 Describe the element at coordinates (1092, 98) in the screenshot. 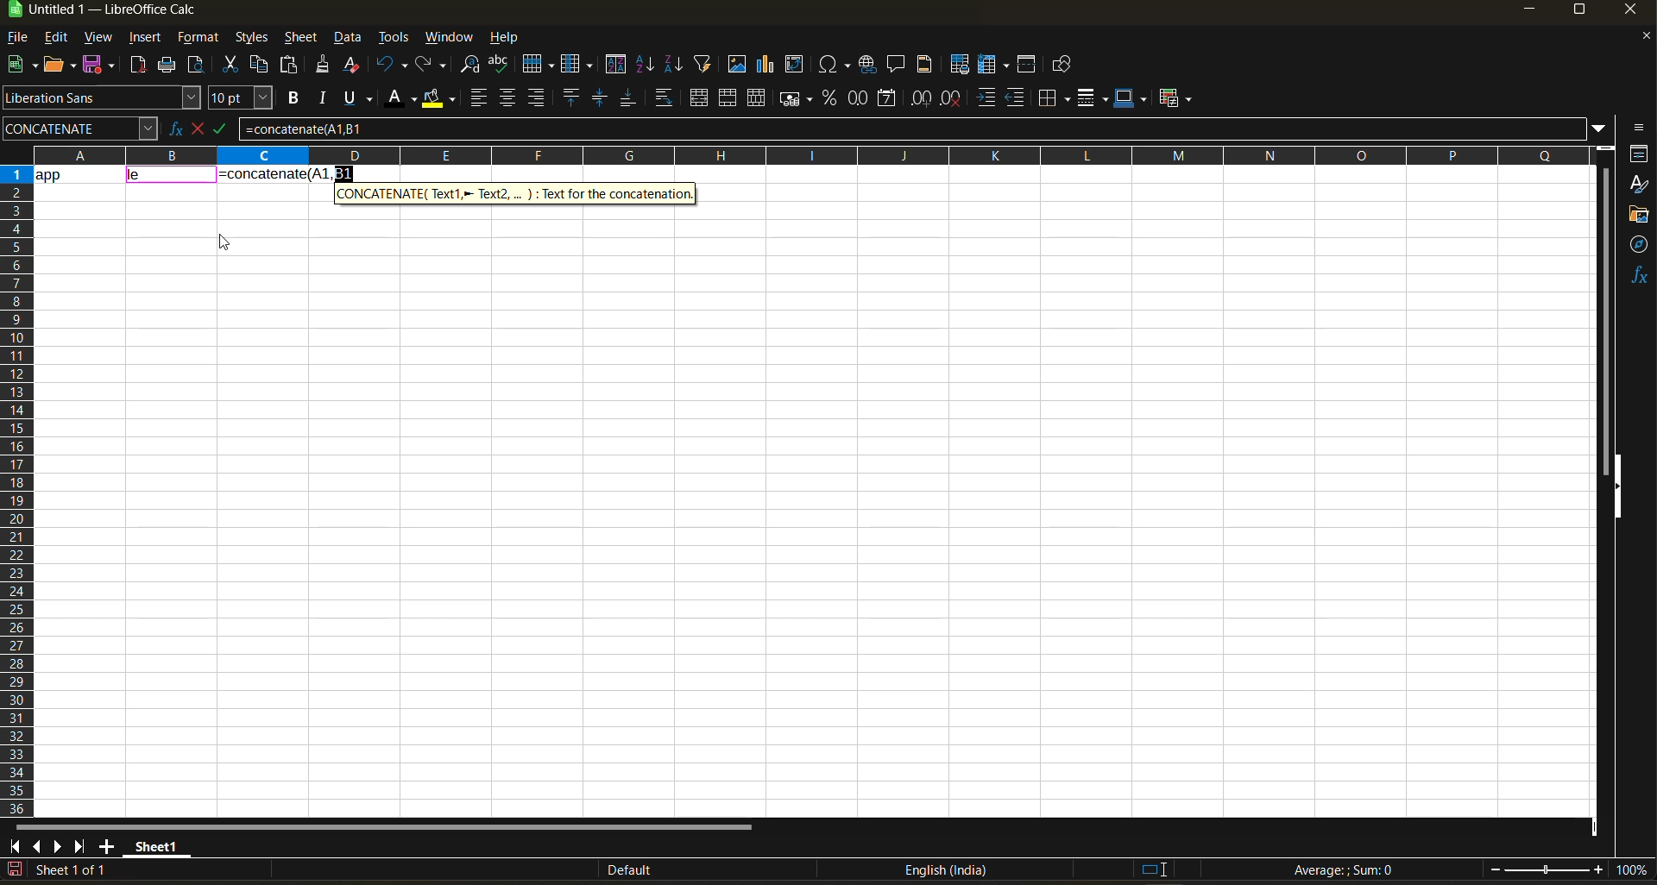

I see `border style` at that location.